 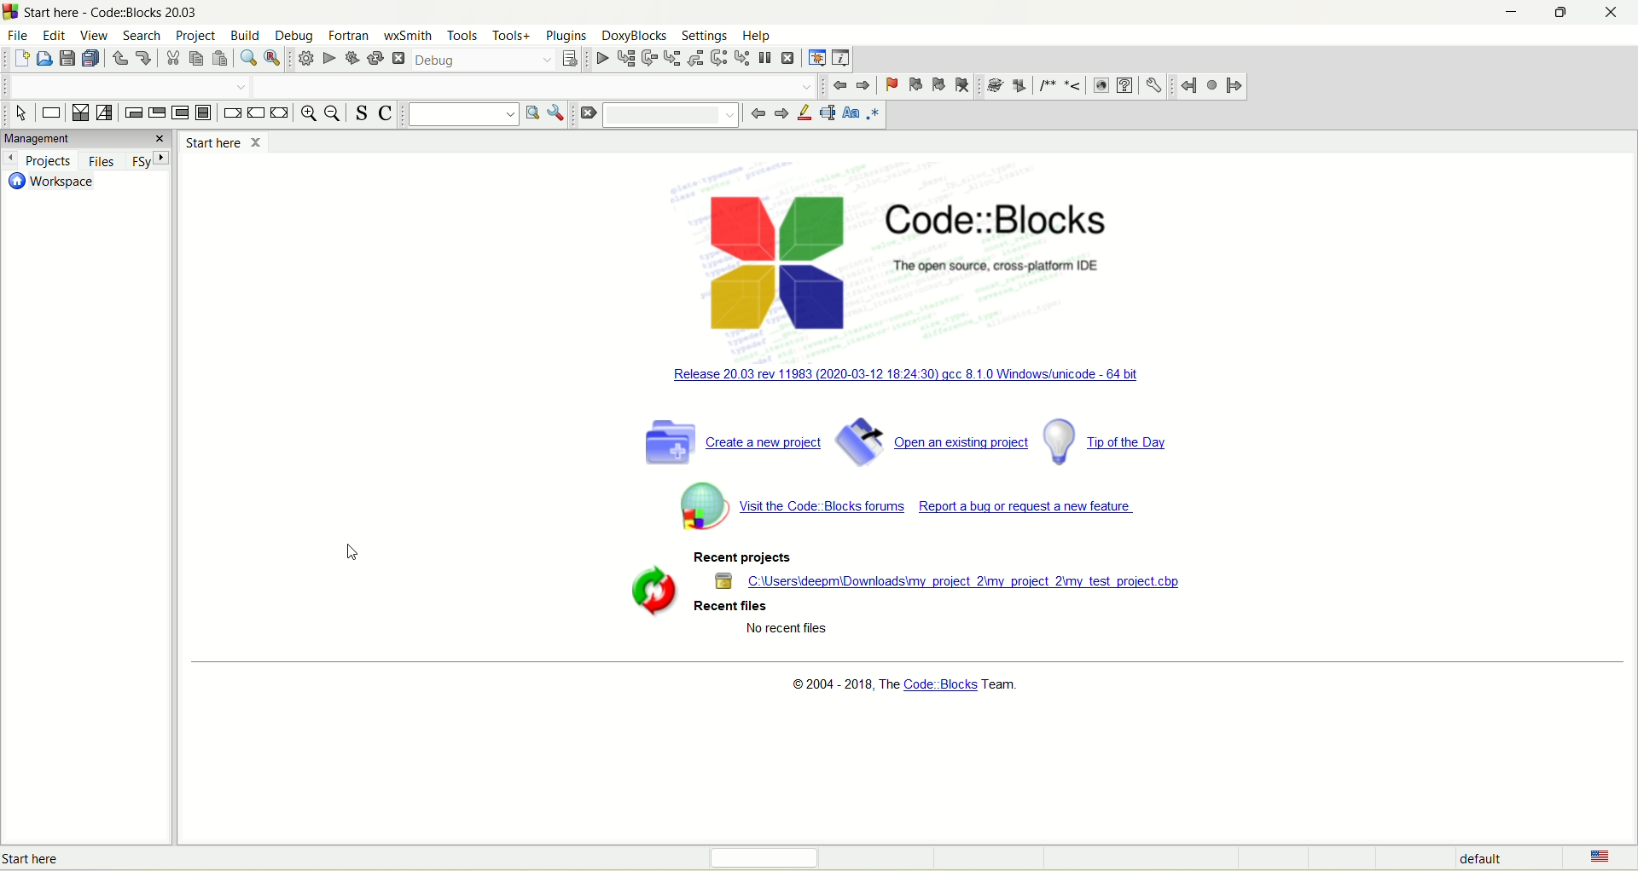 I want to click on last jump, so click(x=1212, y=84).